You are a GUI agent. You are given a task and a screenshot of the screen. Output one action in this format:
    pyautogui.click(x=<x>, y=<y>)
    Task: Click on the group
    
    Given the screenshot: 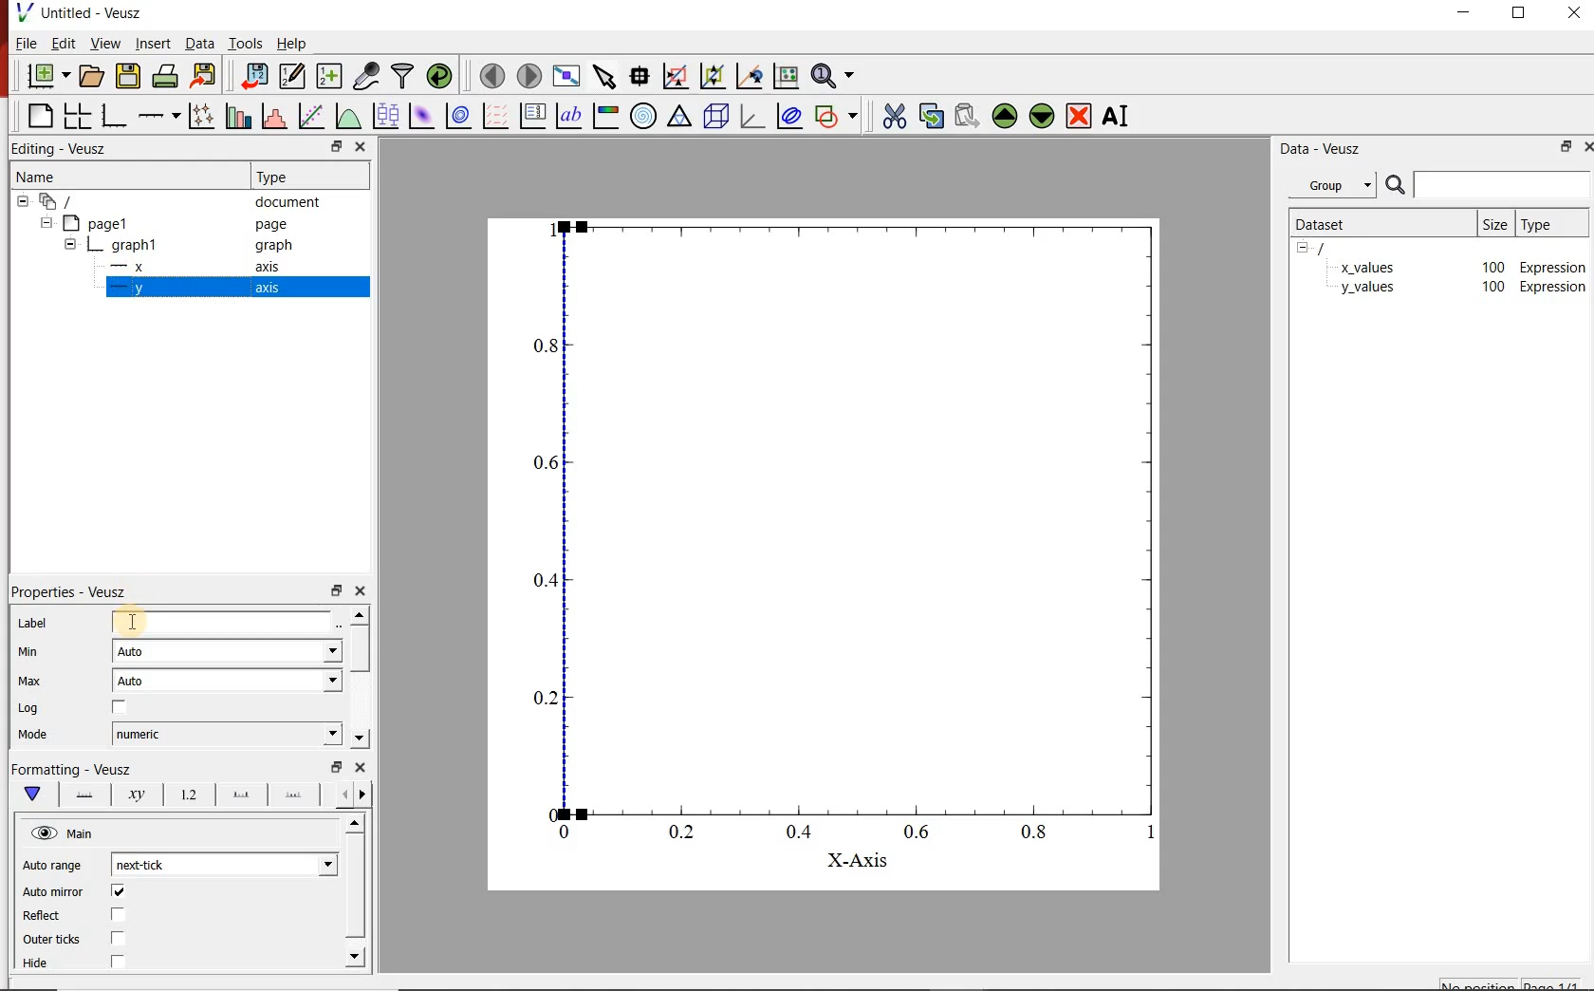 What is the action you would take?
    pyautogui.click(x=1329, y=185)
    